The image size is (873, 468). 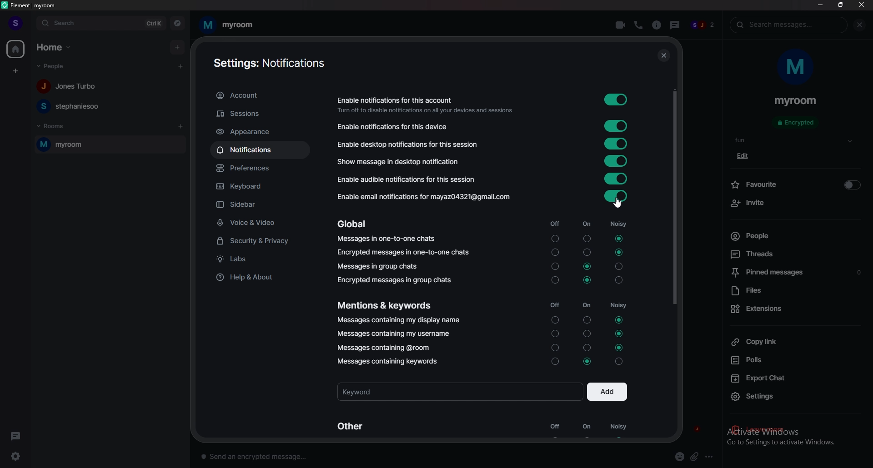 I want to click on sessions, so click(x=263, y=114).